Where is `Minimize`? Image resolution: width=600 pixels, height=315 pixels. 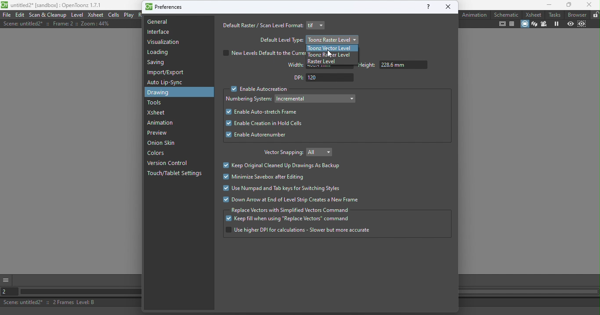 Minimize is located at coordinates (544, 5).